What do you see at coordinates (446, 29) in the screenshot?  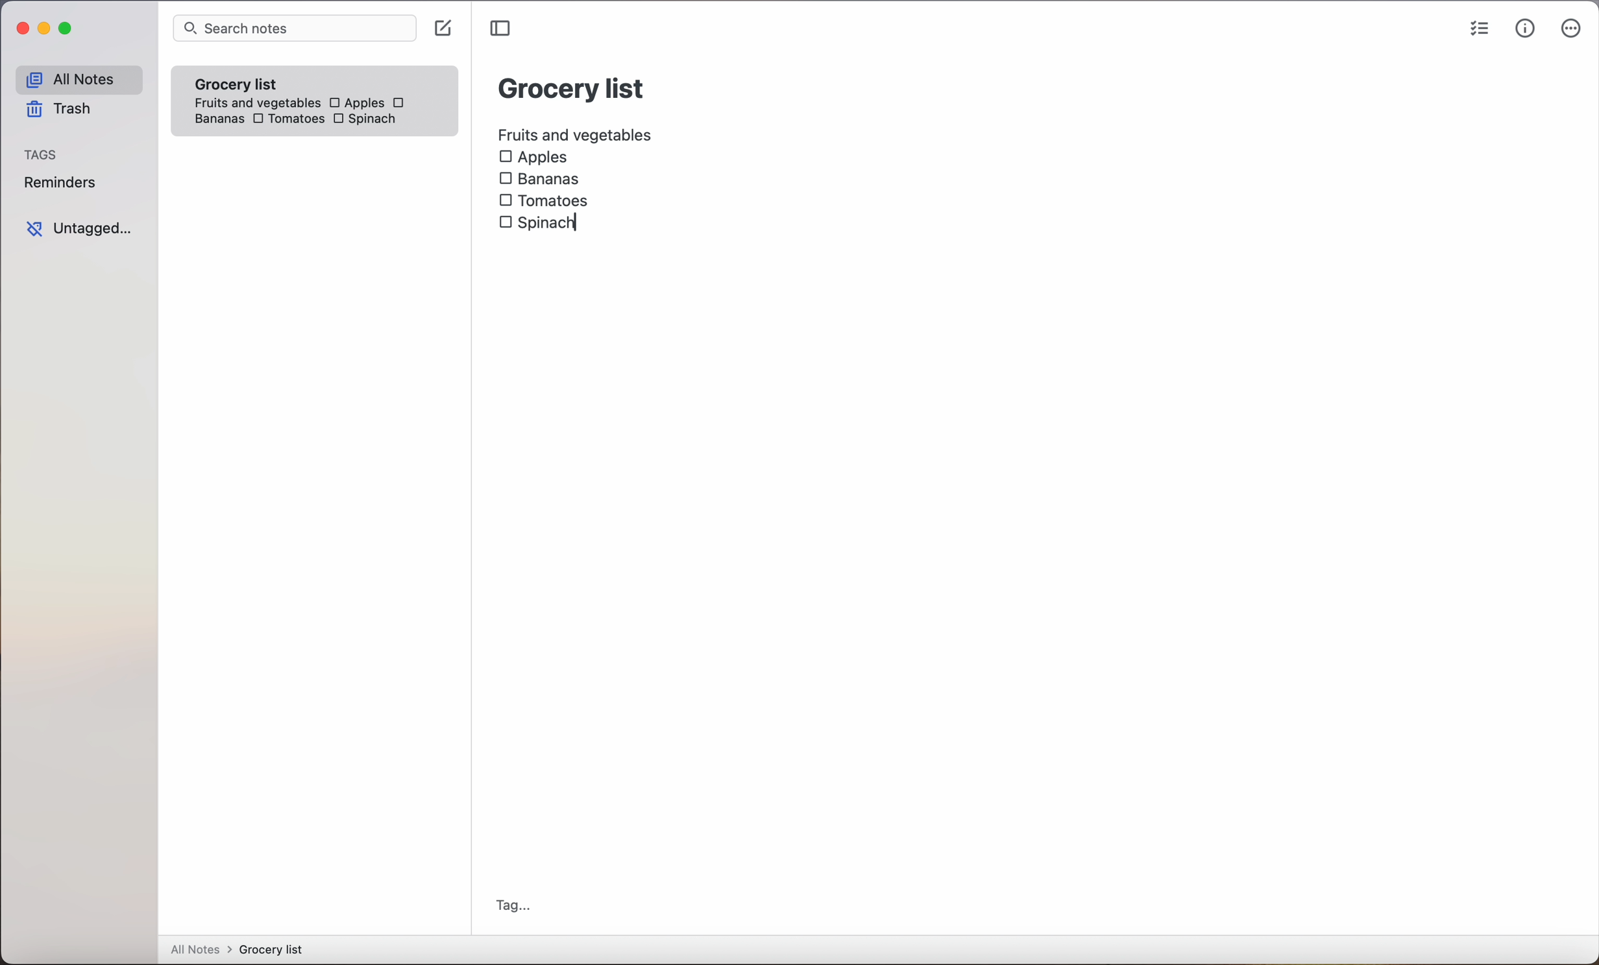 I see `click on create note` at bounding box center [446, 29].